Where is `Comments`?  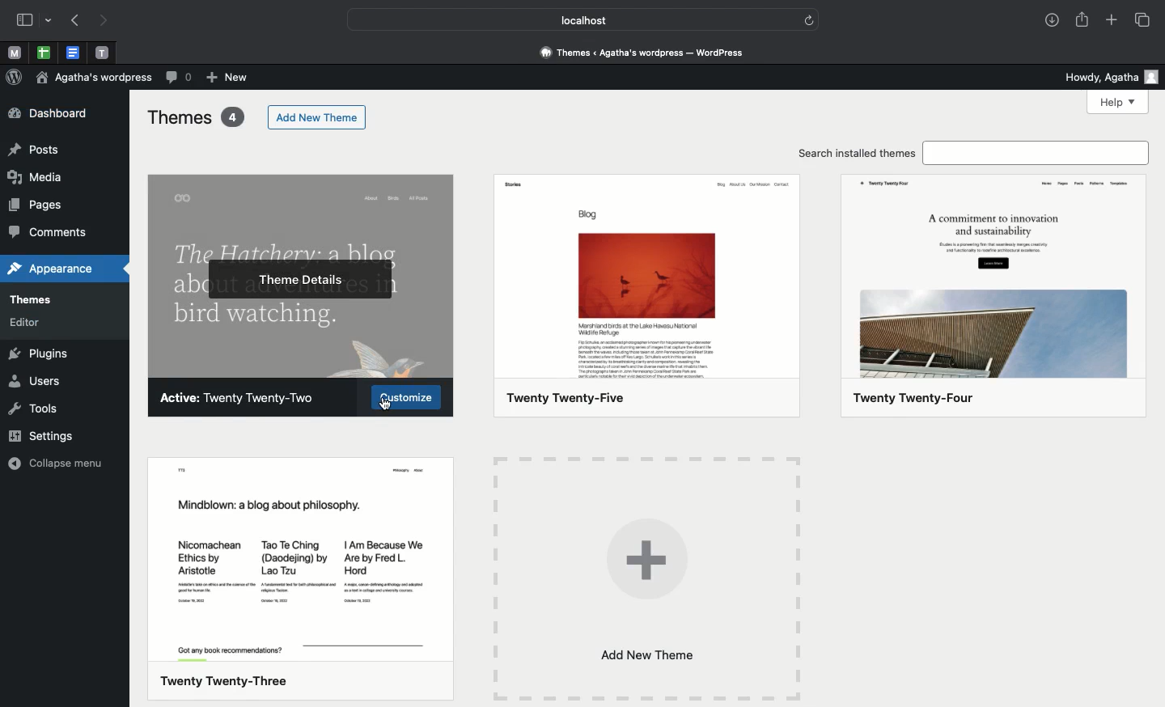
Comments is located at coordinates (53, 234).